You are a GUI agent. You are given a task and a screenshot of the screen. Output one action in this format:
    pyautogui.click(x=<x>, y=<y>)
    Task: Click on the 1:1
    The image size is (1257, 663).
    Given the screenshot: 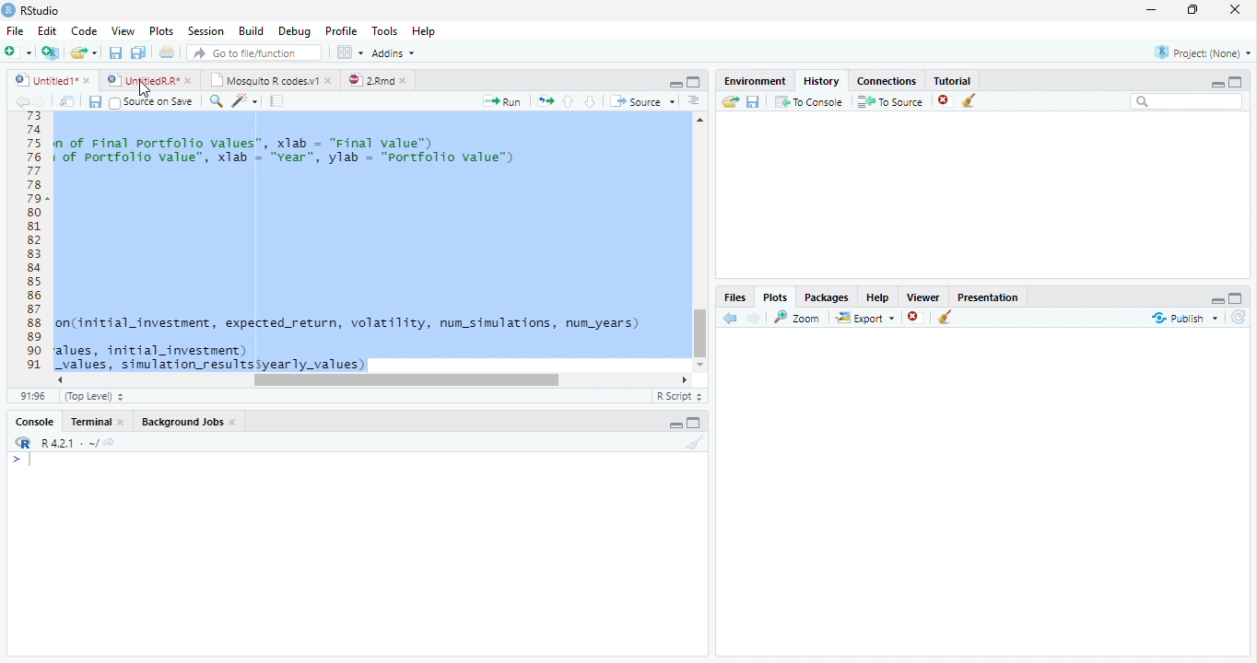 What is the action you would take?
    pyautogui.click(x=31, y=396)
    